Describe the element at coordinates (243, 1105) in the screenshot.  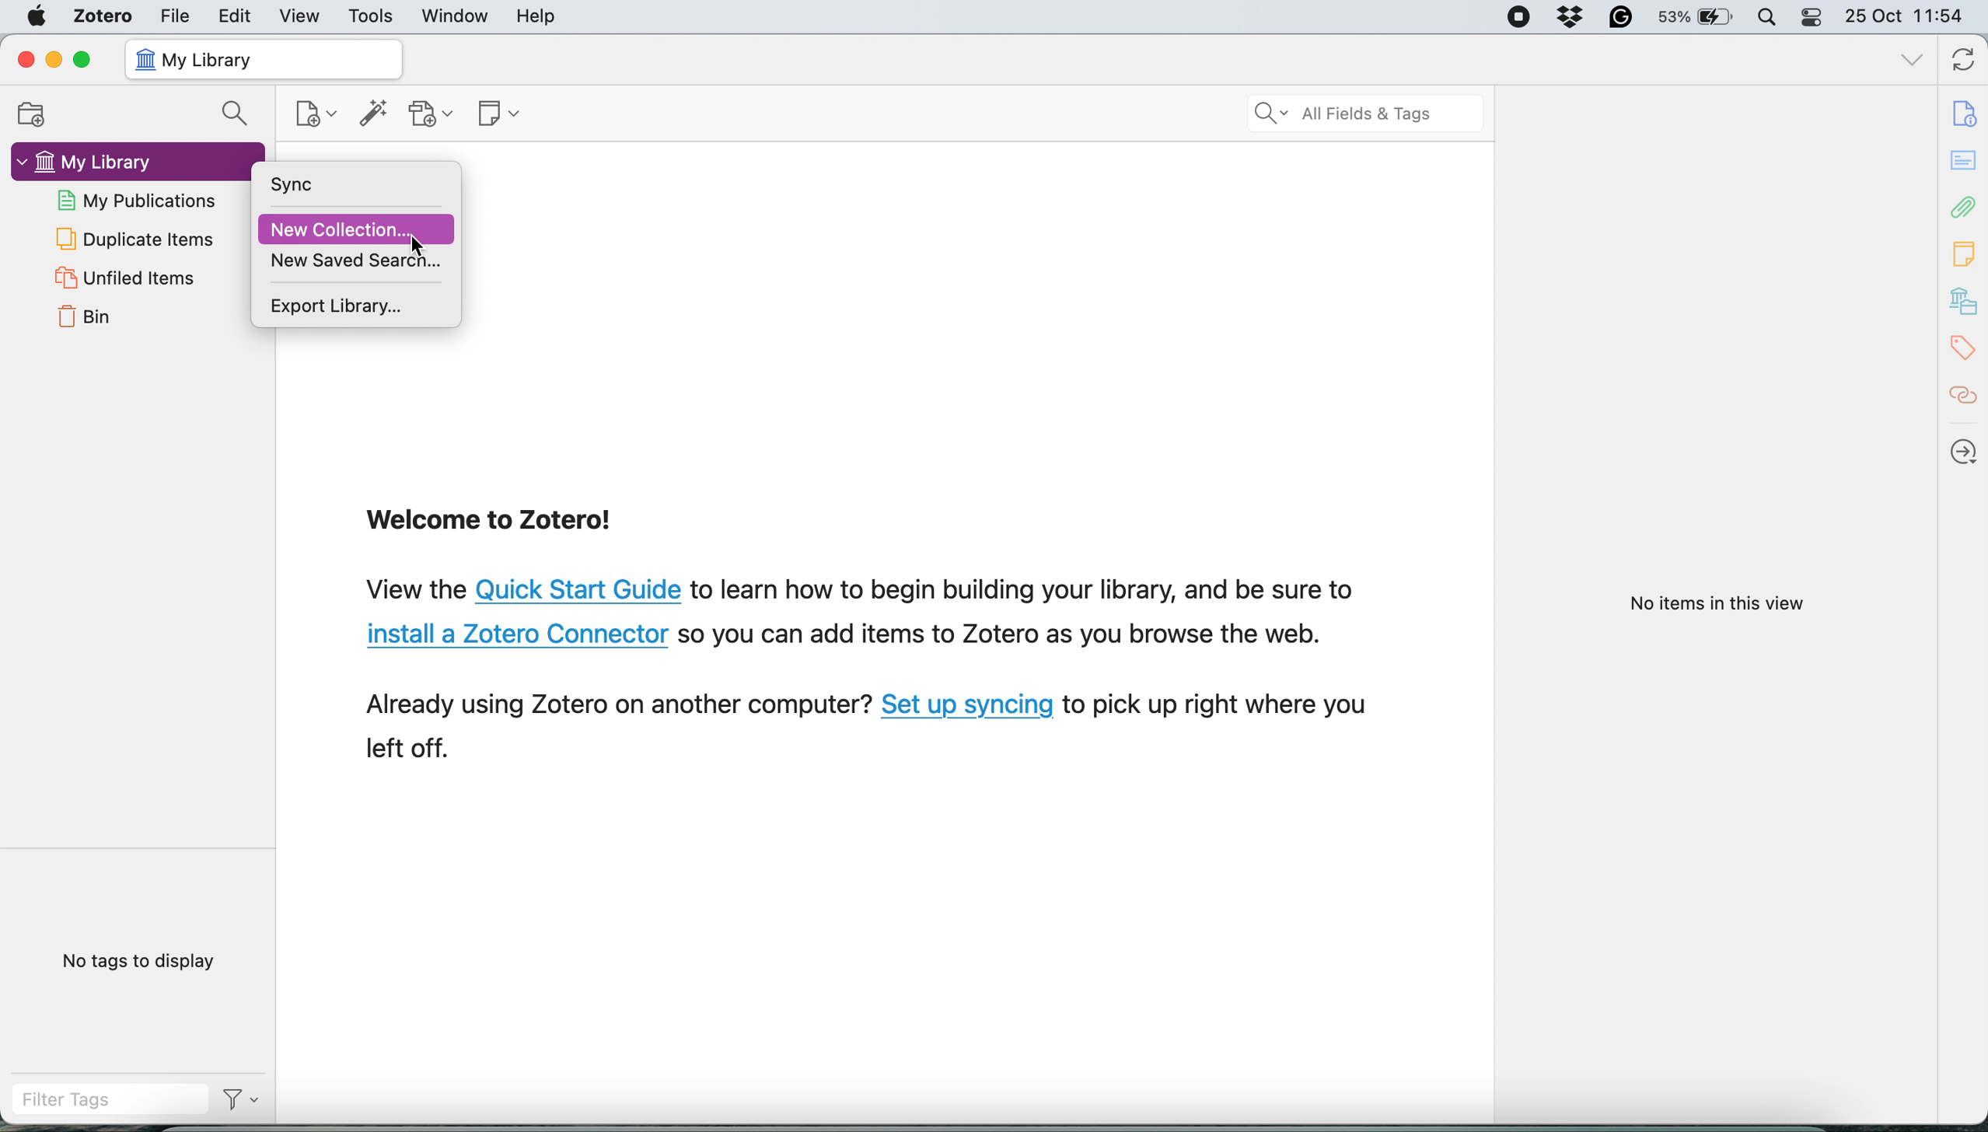
I see `Filter Options` at that location.